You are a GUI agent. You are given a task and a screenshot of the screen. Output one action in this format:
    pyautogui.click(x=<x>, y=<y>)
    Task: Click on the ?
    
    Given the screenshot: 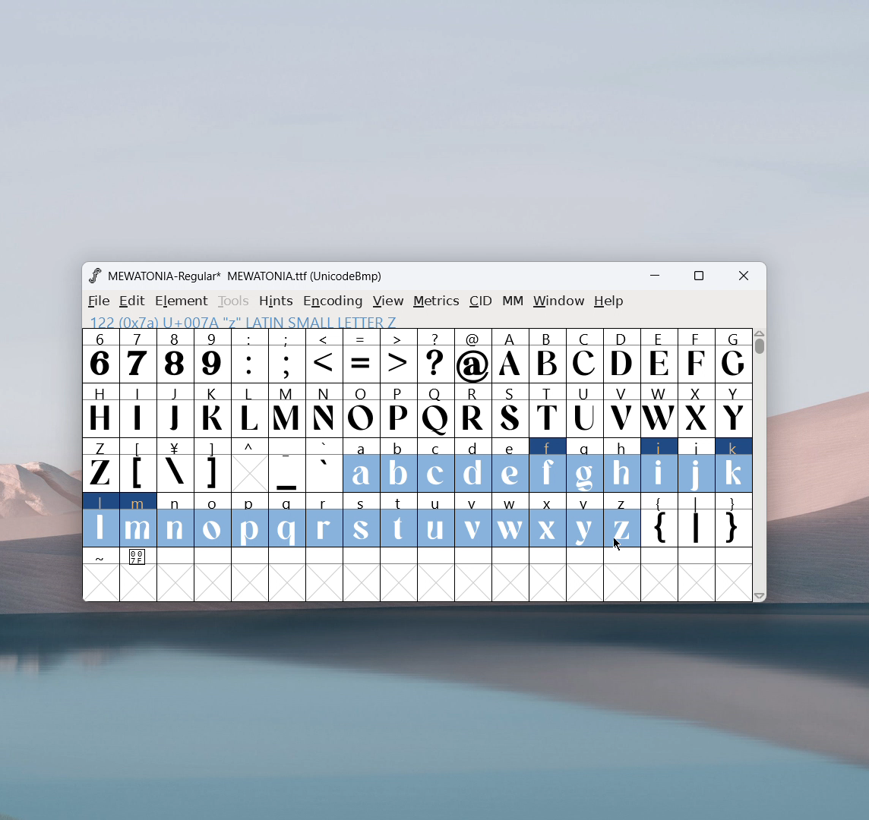 What is the action you would take?
    pyautogui.click(x=436, y=357)
    